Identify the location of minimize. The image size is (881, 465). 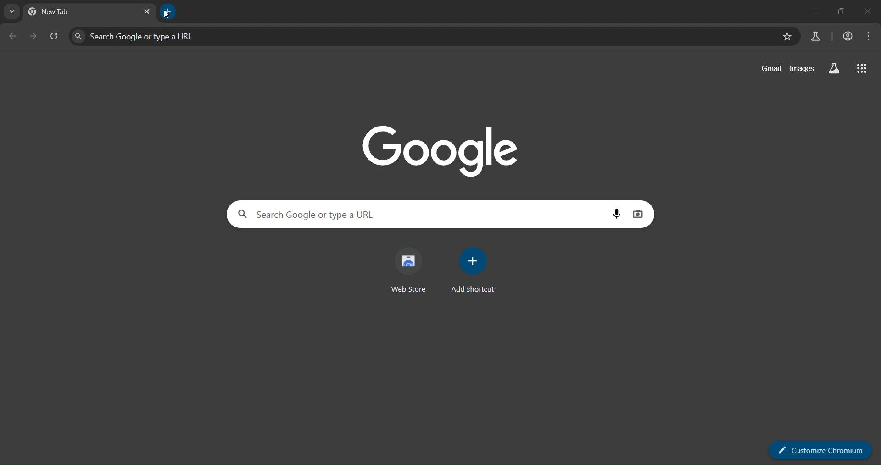
(815, 12).